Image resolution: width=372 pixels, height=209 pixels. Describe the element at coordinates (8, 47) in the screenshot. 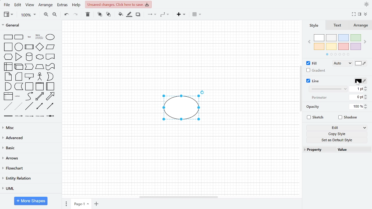

I see `square` at that location.